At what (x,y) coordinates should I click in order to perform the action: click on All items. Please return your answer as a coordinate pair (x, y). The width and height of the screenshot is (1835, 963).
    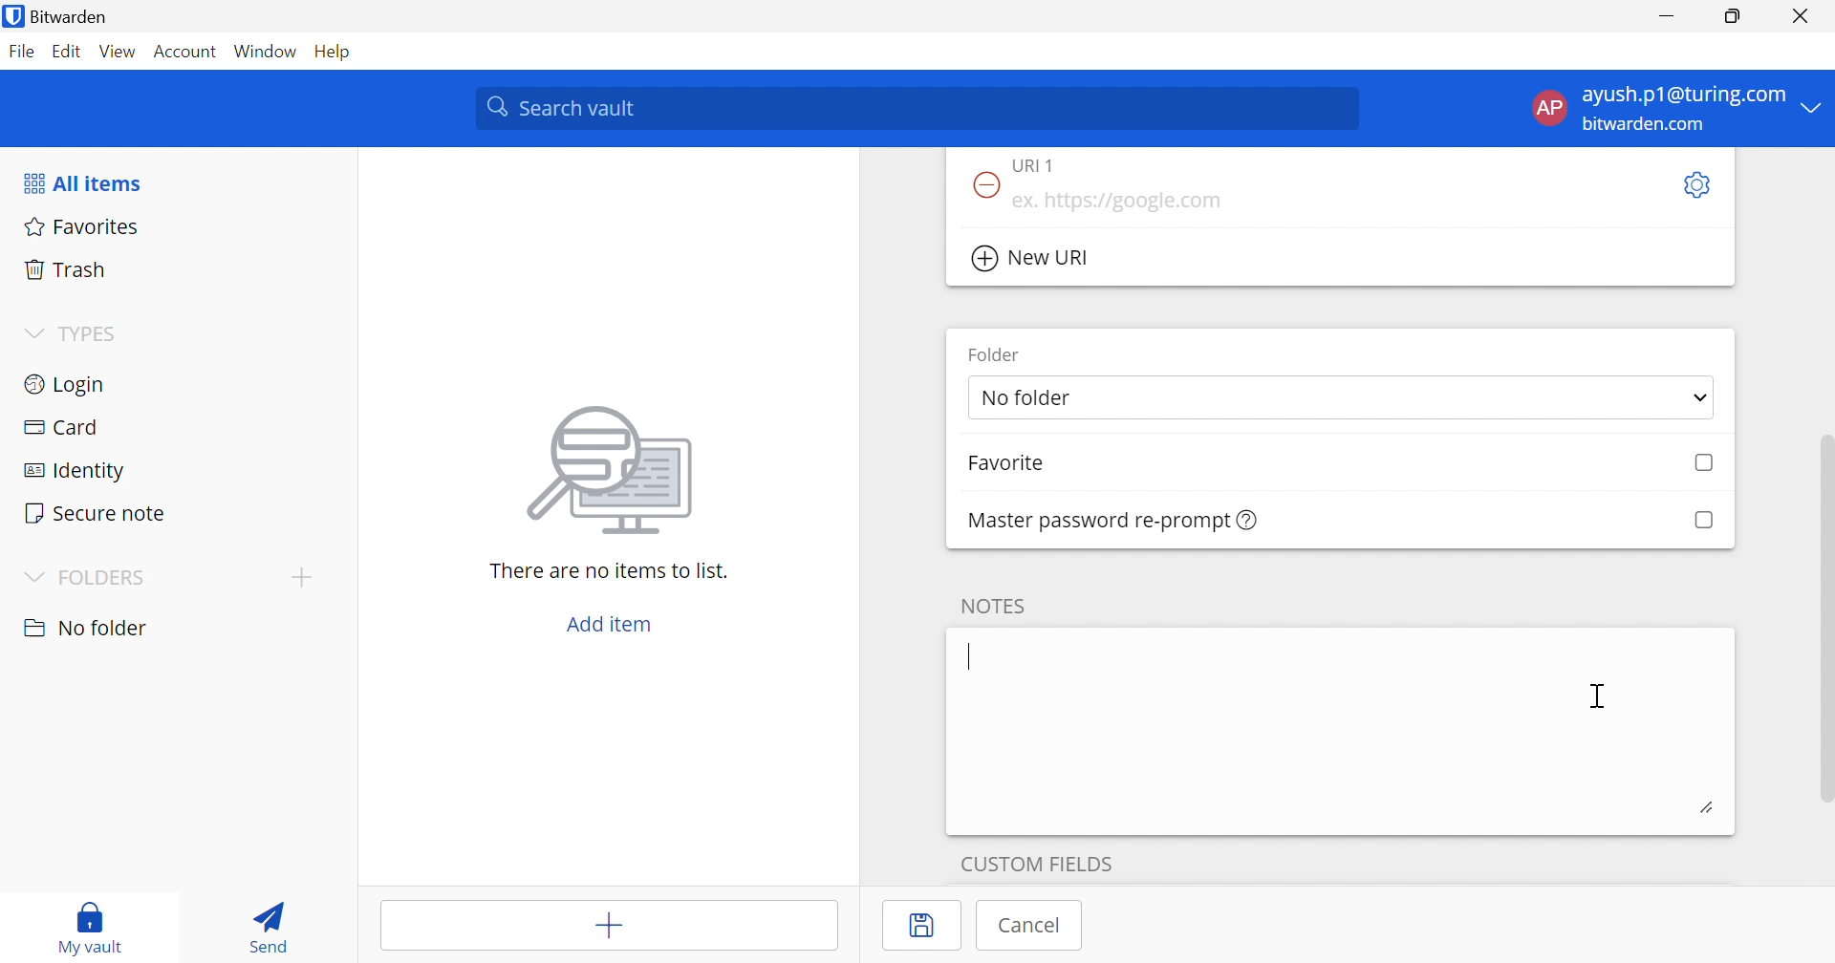
    Looking at the image, I should click on (81, 183).